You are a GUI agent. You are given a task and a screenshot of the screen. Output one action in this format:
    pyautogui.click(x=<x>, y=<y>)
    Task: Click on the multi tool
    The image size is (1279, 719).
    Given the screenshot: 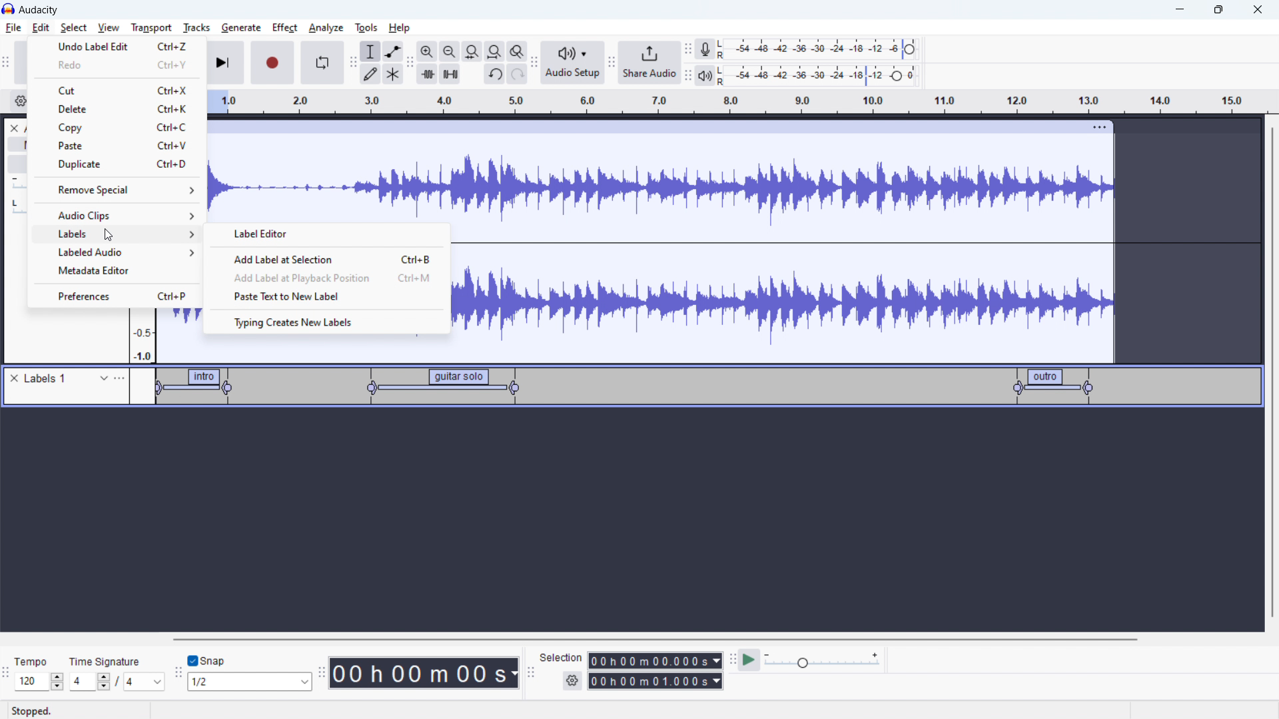 What is the action you would take?
    pyautogui.click(x=394, y=74)
    